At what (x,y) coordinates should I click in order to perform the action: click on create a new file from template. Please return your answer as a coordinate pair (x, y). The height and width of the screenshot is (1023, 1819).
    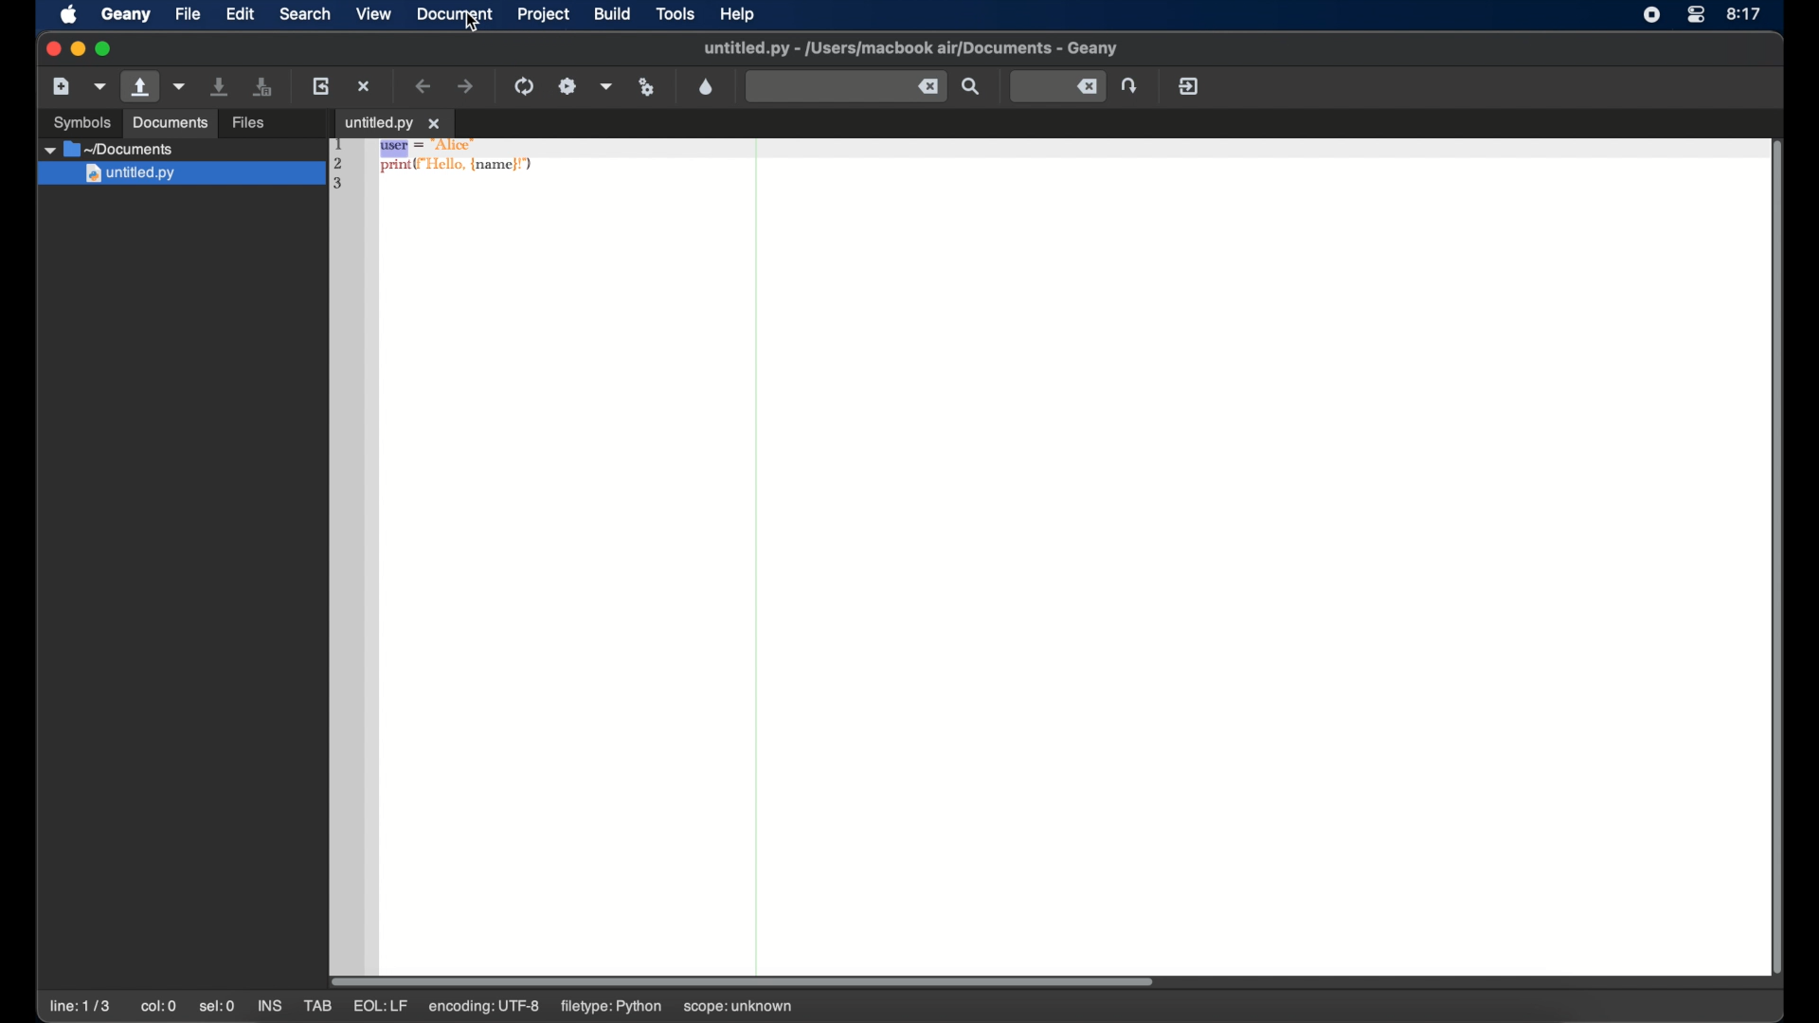
    Looking at the image, I should click on (100, 87).